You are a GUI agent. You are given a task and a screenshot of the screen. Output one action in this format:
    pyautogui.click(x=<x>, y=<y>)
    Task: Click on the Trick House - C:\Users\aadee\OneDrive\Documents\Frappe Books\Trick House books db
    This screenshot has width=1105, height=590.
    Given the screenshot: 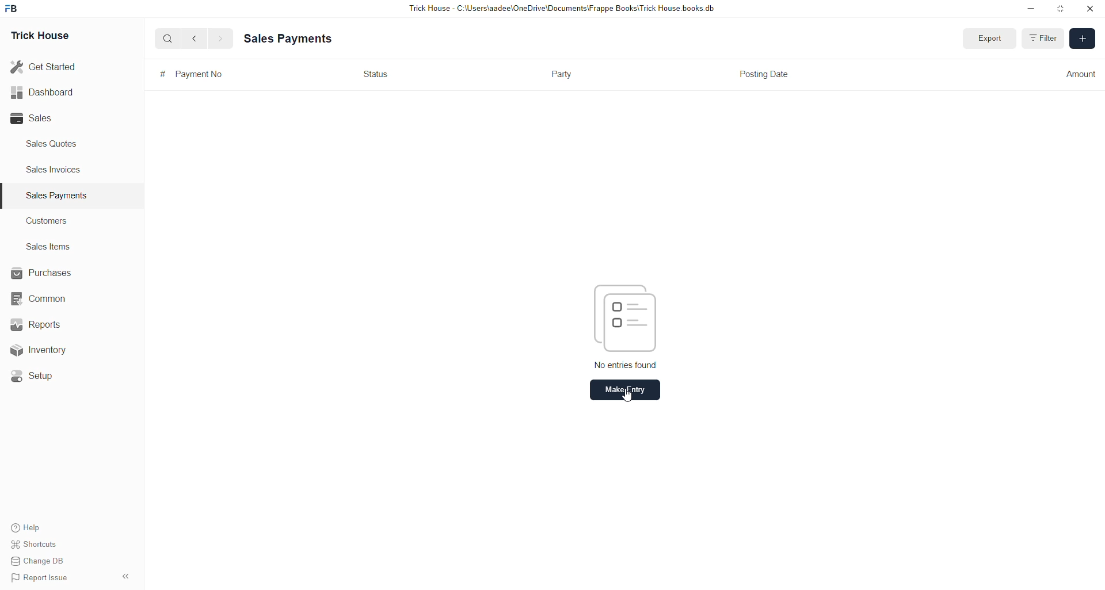 What is the action you would take?
    pyautogui.click(x=563, y=9)
    